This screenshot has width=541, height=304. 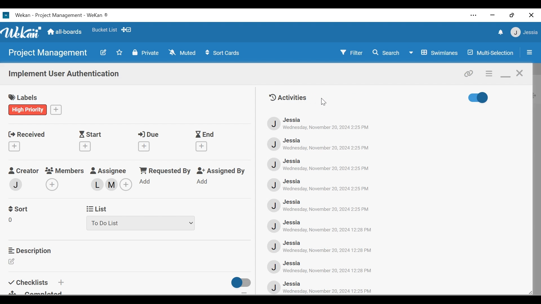 What do you see at coordinates (240, 283) in the screenshot?
I see `toggle off` at bounding box center [240, 283].